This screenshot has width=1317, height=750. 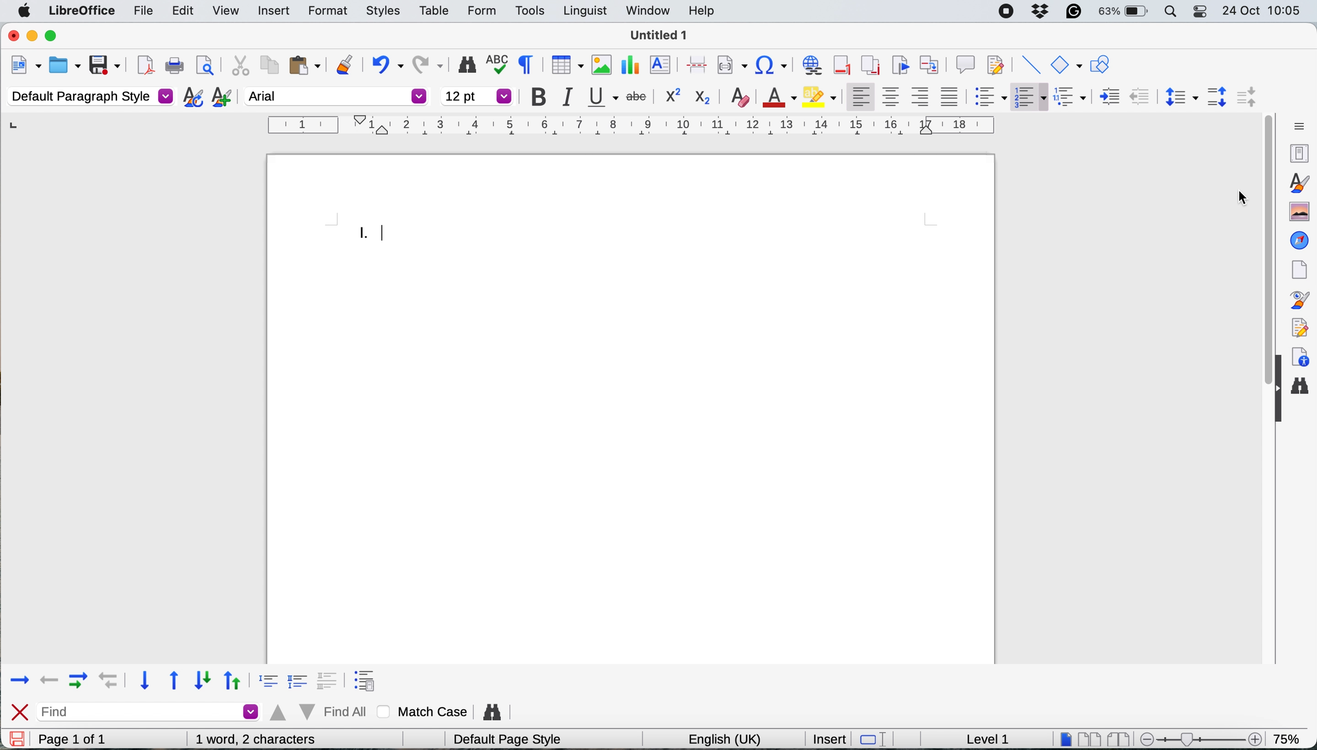 What do you see at coordinates (265, 679) in the screenshot?
I see `format 1` at bounding box center [265, 679].